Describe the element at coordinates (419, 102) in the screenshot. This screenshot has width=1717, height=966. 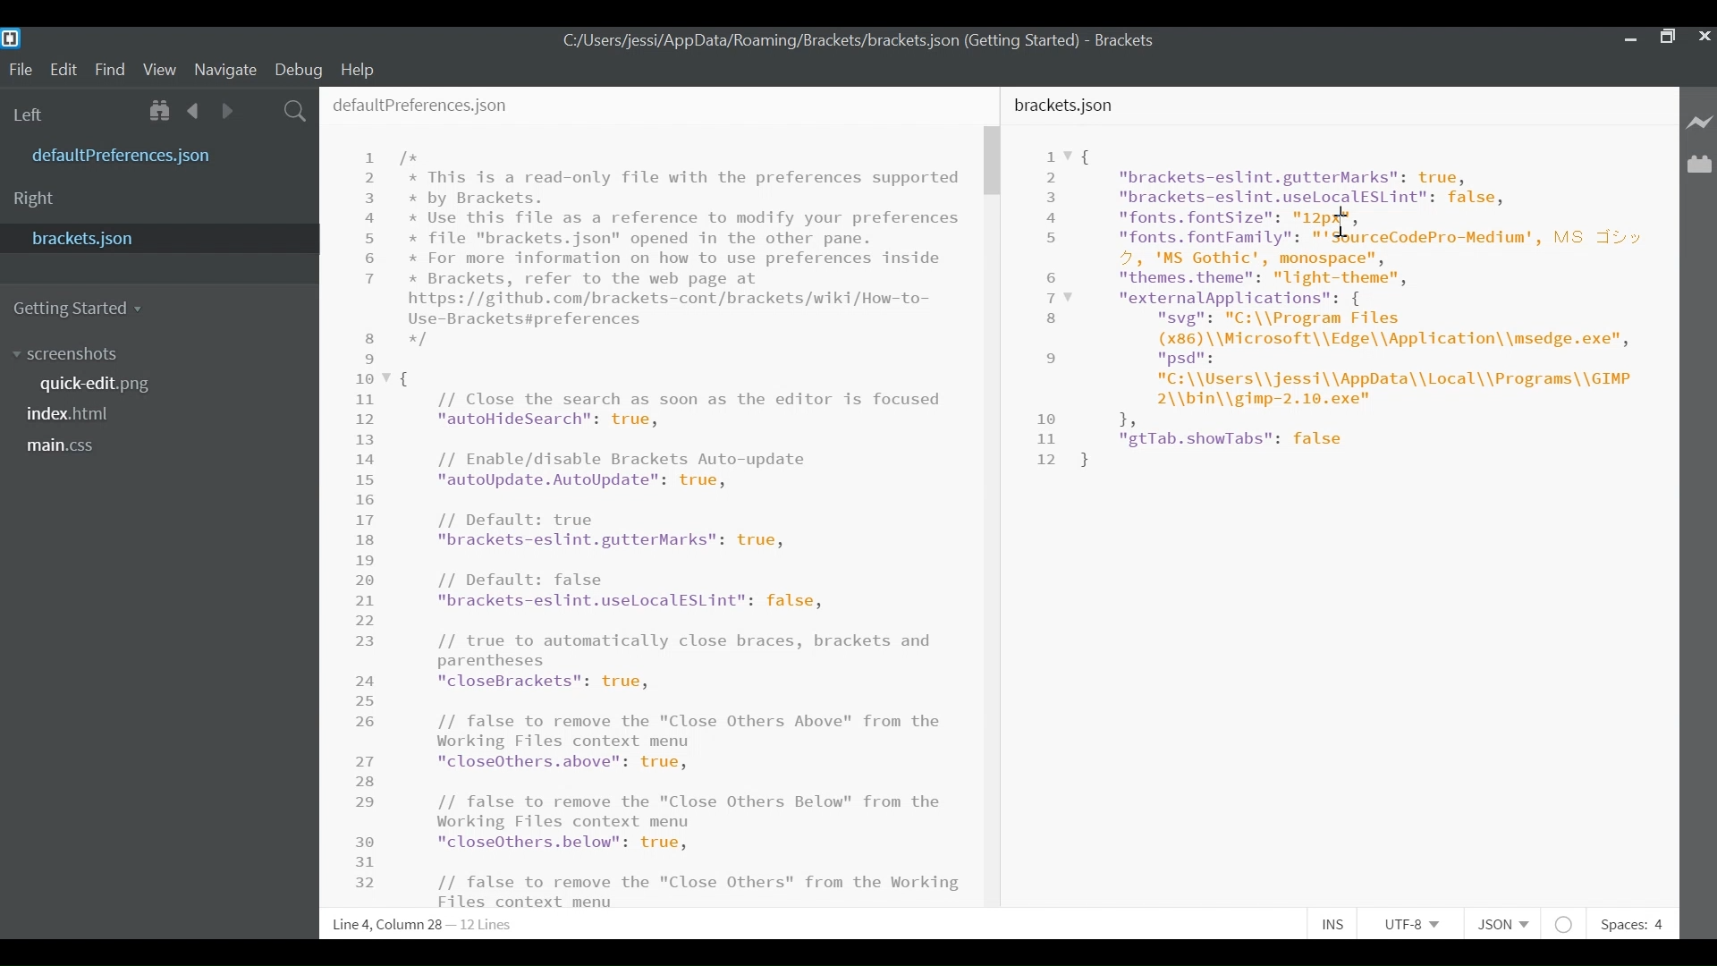
I see `defaultPreferences.json` at that location.